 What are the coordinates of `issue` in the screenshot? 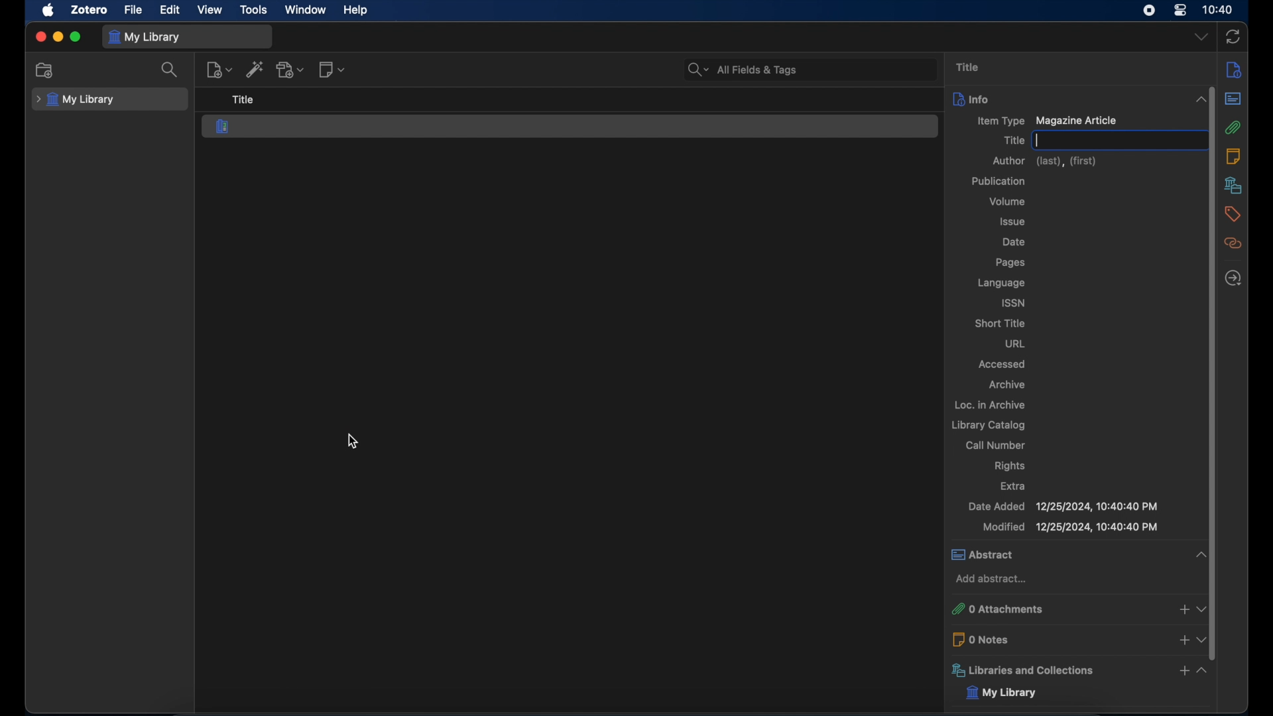 It's located at (1013, 222).